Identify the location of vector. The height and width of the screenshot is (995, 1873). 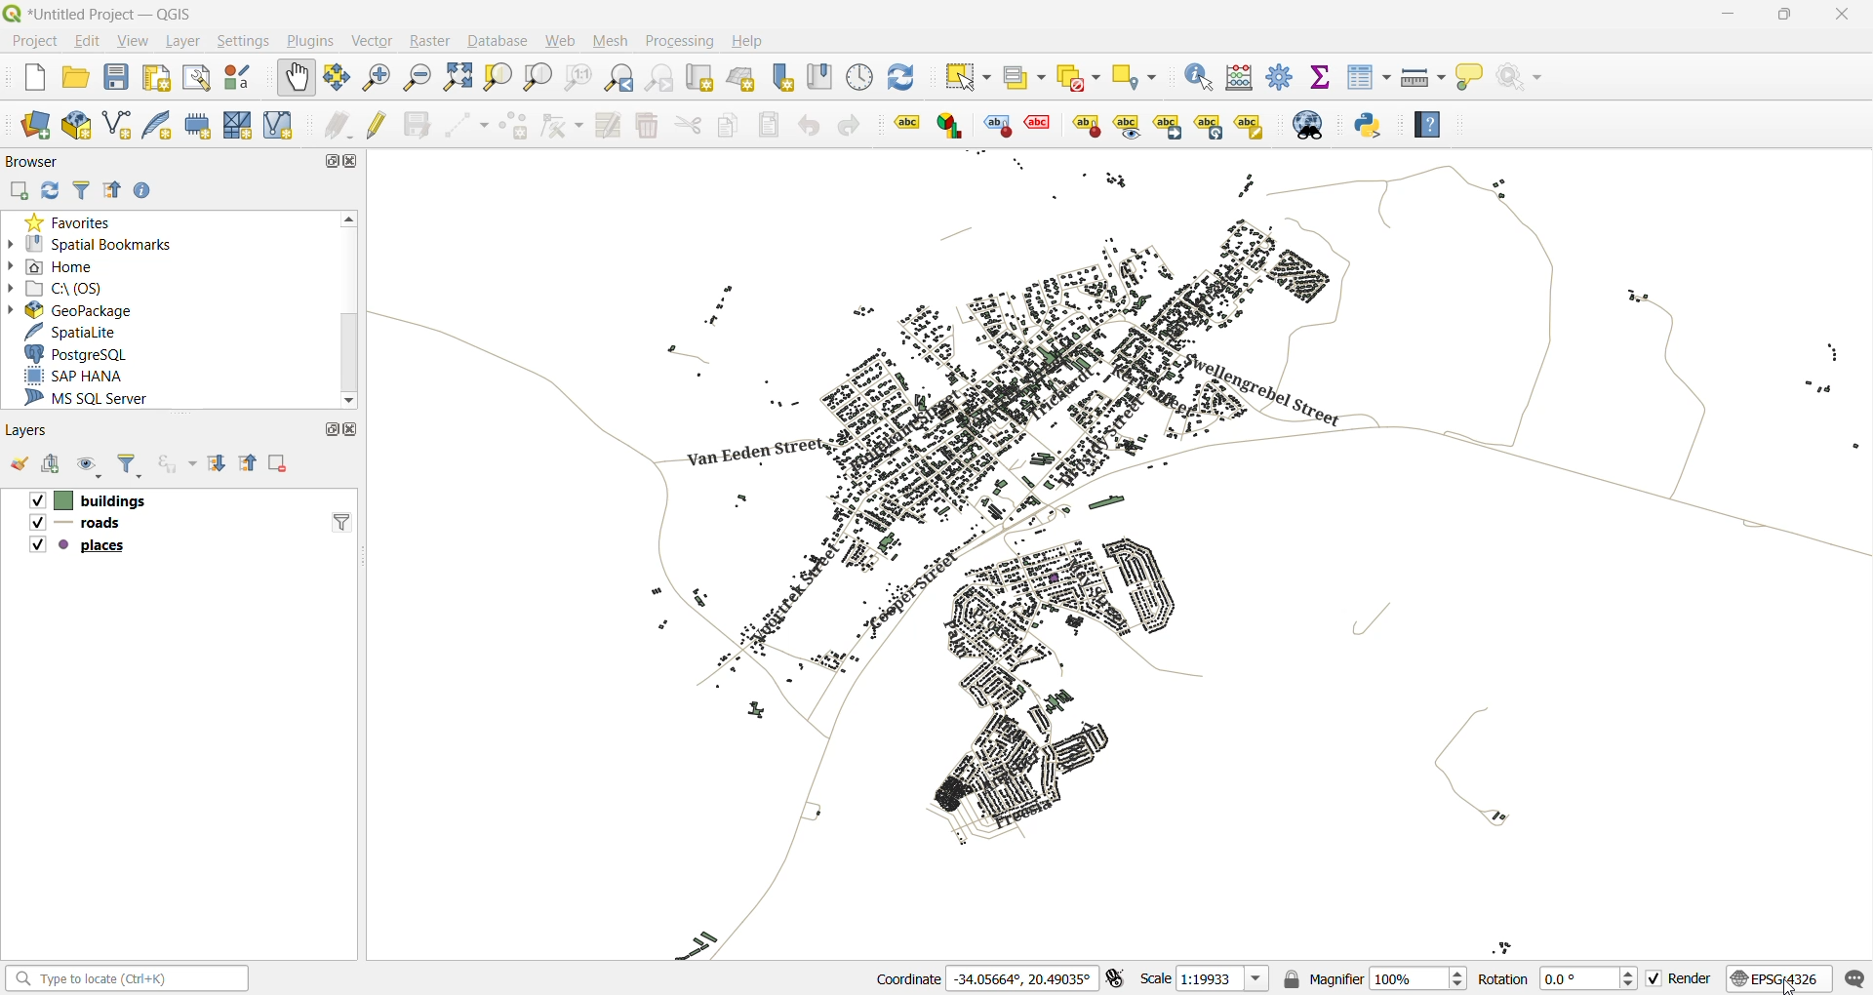
(374, 41).